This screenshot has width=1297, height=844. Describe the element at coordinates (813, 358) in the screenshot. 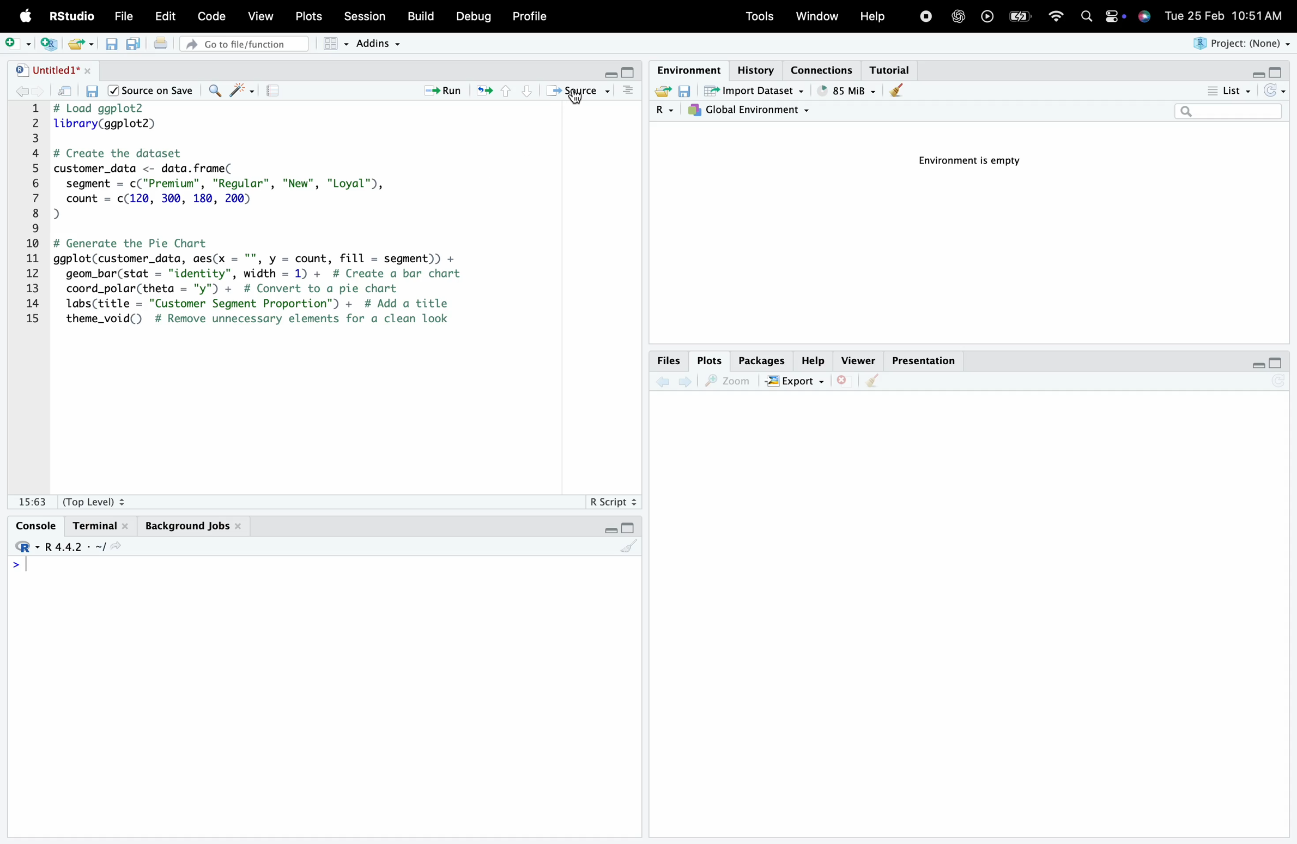

I see `Help` at that location.